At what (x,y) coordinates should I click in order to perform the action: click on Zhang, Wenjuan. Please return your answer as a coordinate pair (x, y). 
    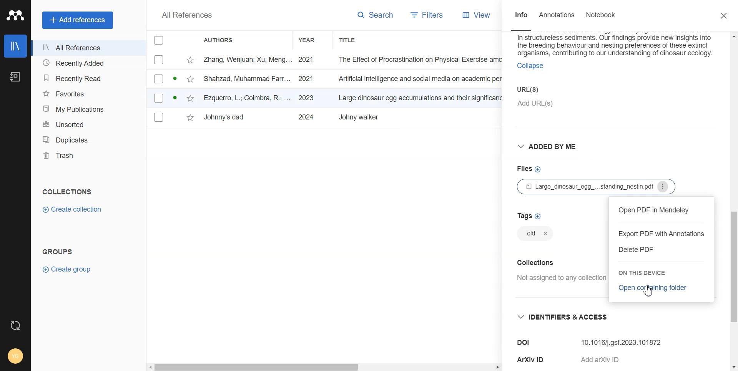
    Looking at the image, I should click on (248, 60).